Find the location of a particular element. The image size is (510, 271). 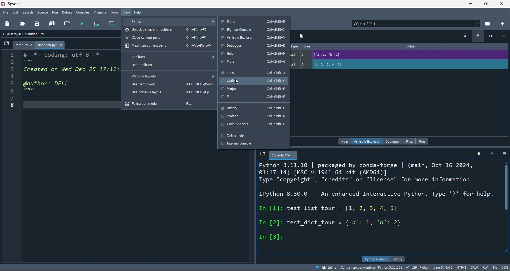

delete is located at coordinates (301, 36).